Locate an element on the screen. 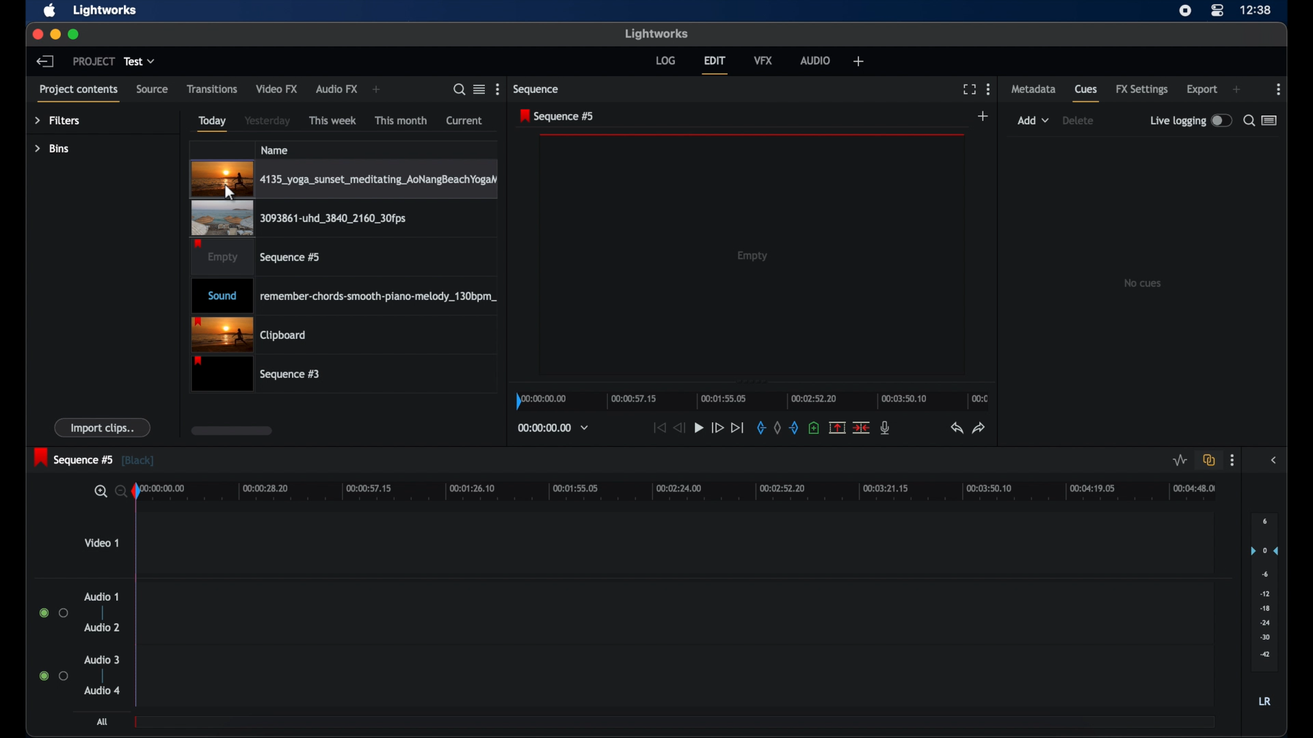  more options is located at coordinates (1279, 89).